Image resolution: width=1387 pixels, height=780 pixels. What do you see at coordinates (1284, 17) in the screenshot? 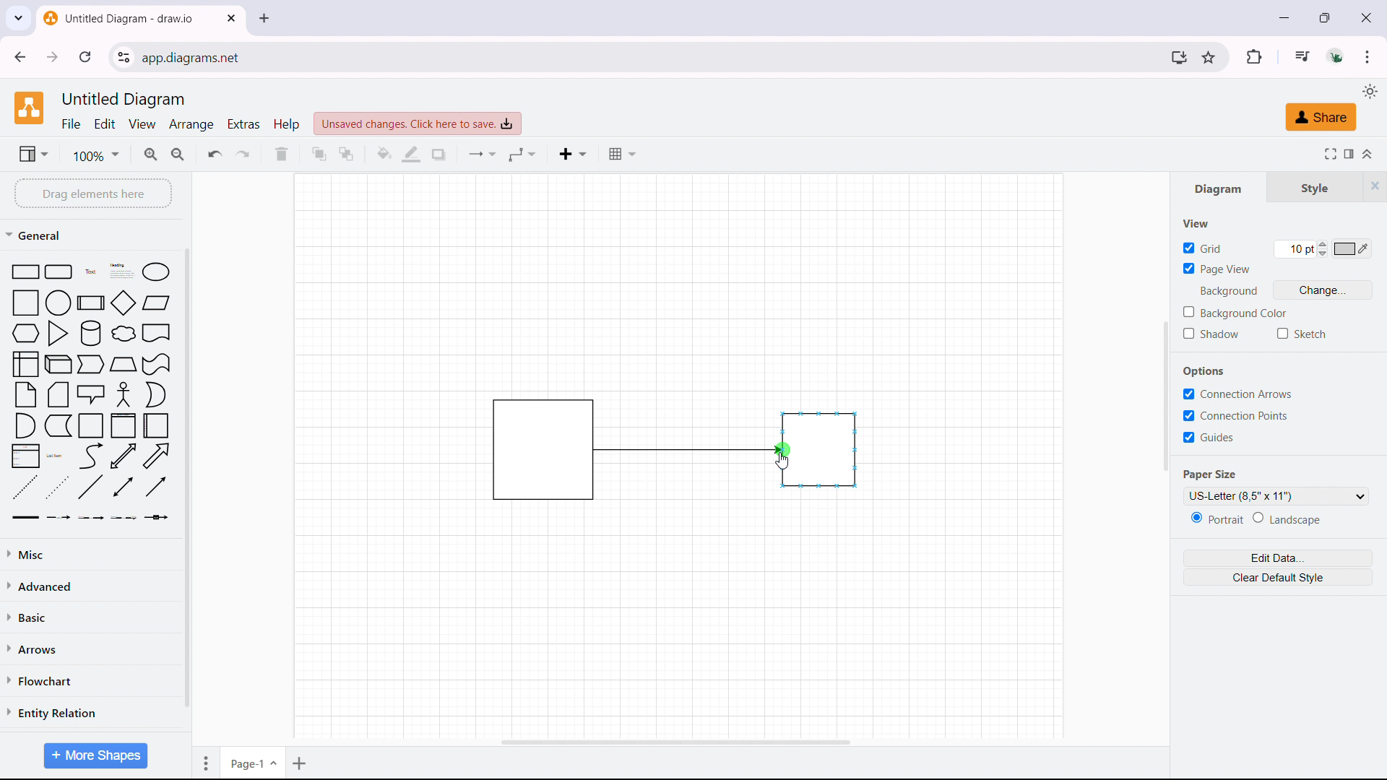
I see `minimize` at bounding box center [1284, 17].